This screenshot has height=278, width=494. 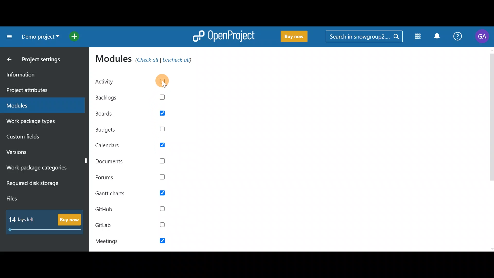 I want to click on OpenProject, so click(x=224, y=38).